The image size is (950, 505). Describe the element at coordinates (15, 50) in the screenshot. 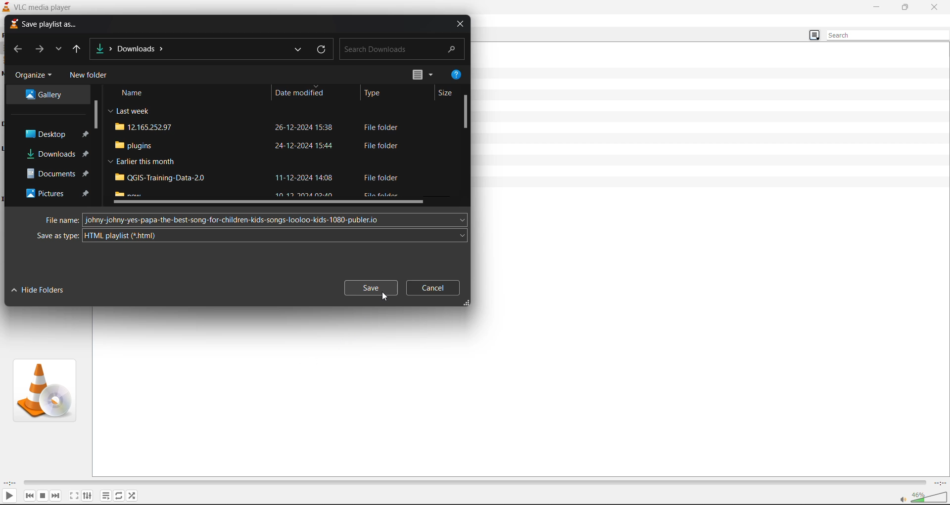

I see `previous` at that location.